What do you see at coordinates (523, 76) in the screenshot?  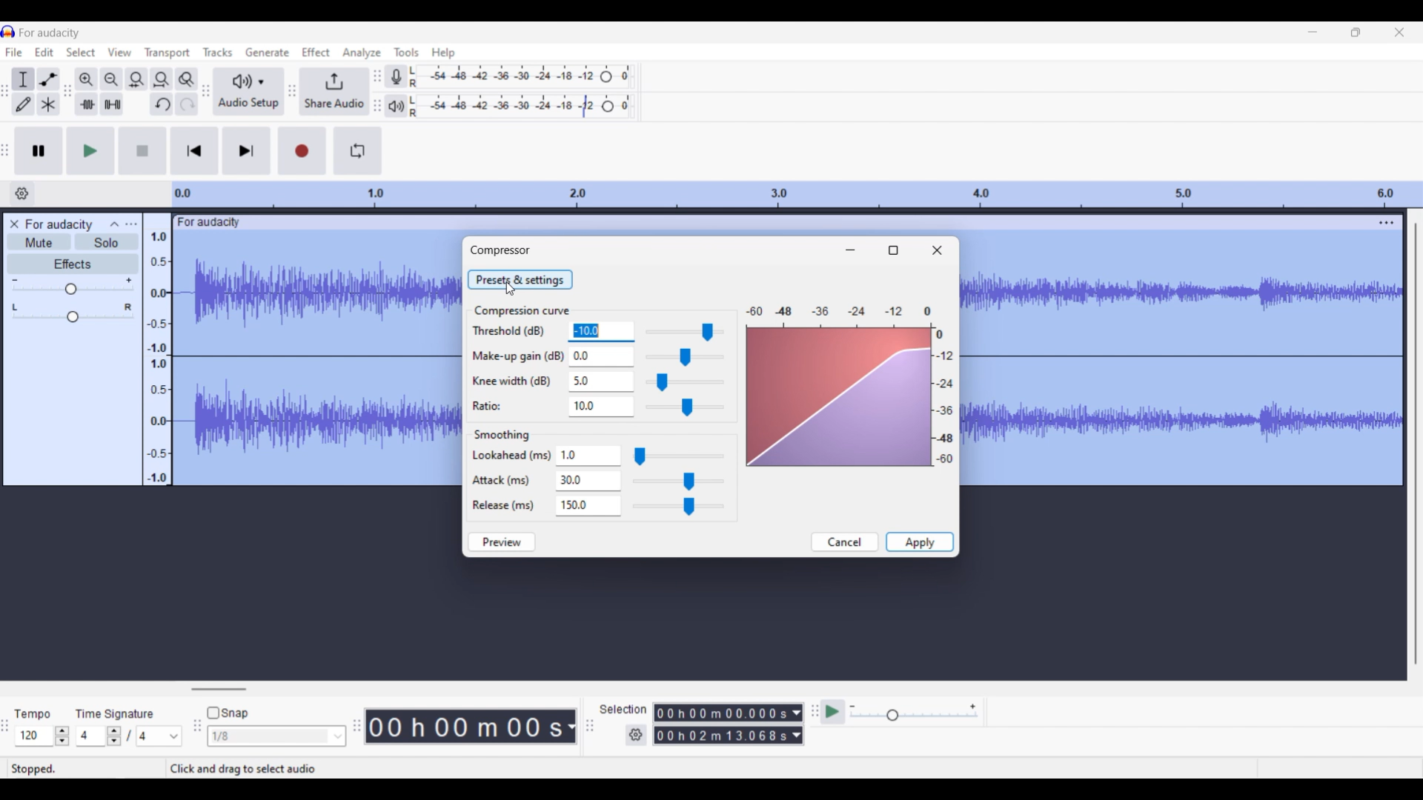 I see `Recording level` at bounding box center [523, 76].